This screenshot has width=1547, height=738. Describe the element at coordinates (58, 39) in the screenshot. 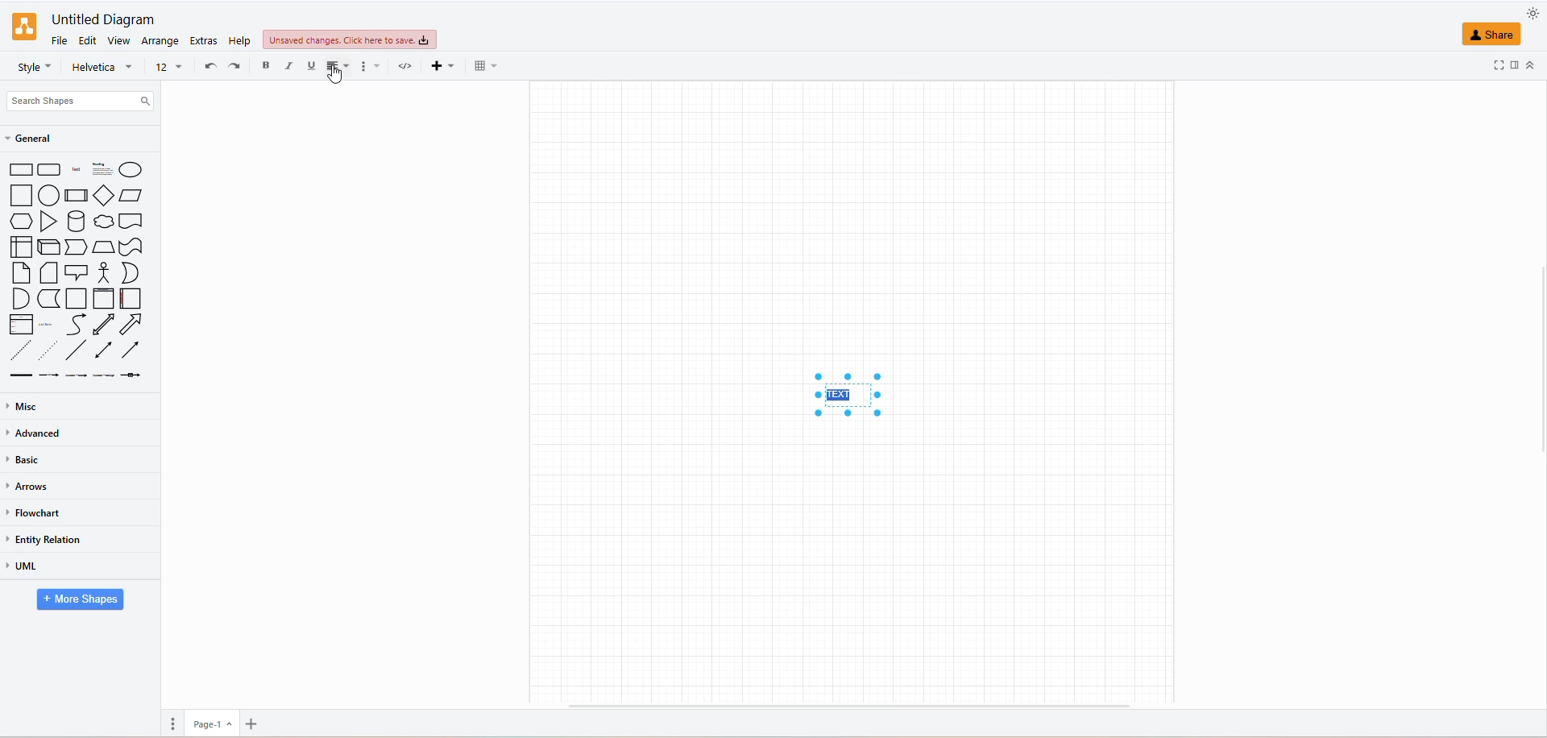

I see `file` at that location.